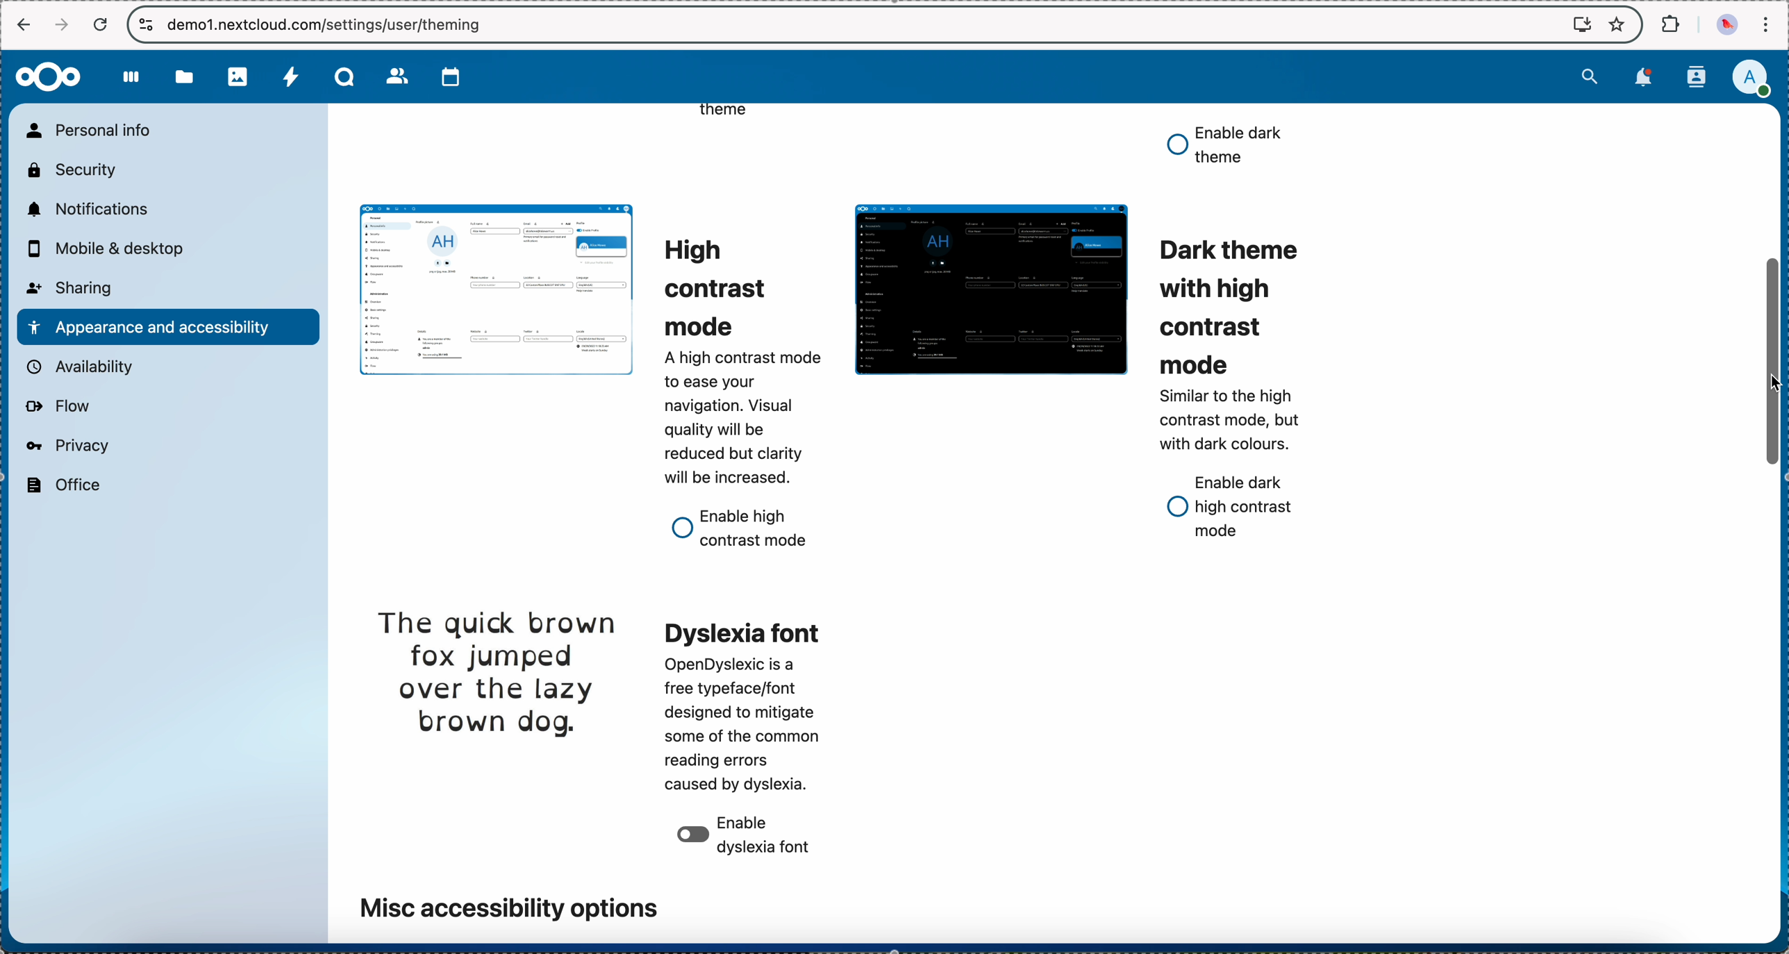 This screenshot has height=954, width=1789. What do you see at coordinates (185, 81) in the screenshot?
I see `files` at bounding box center [185, 81].